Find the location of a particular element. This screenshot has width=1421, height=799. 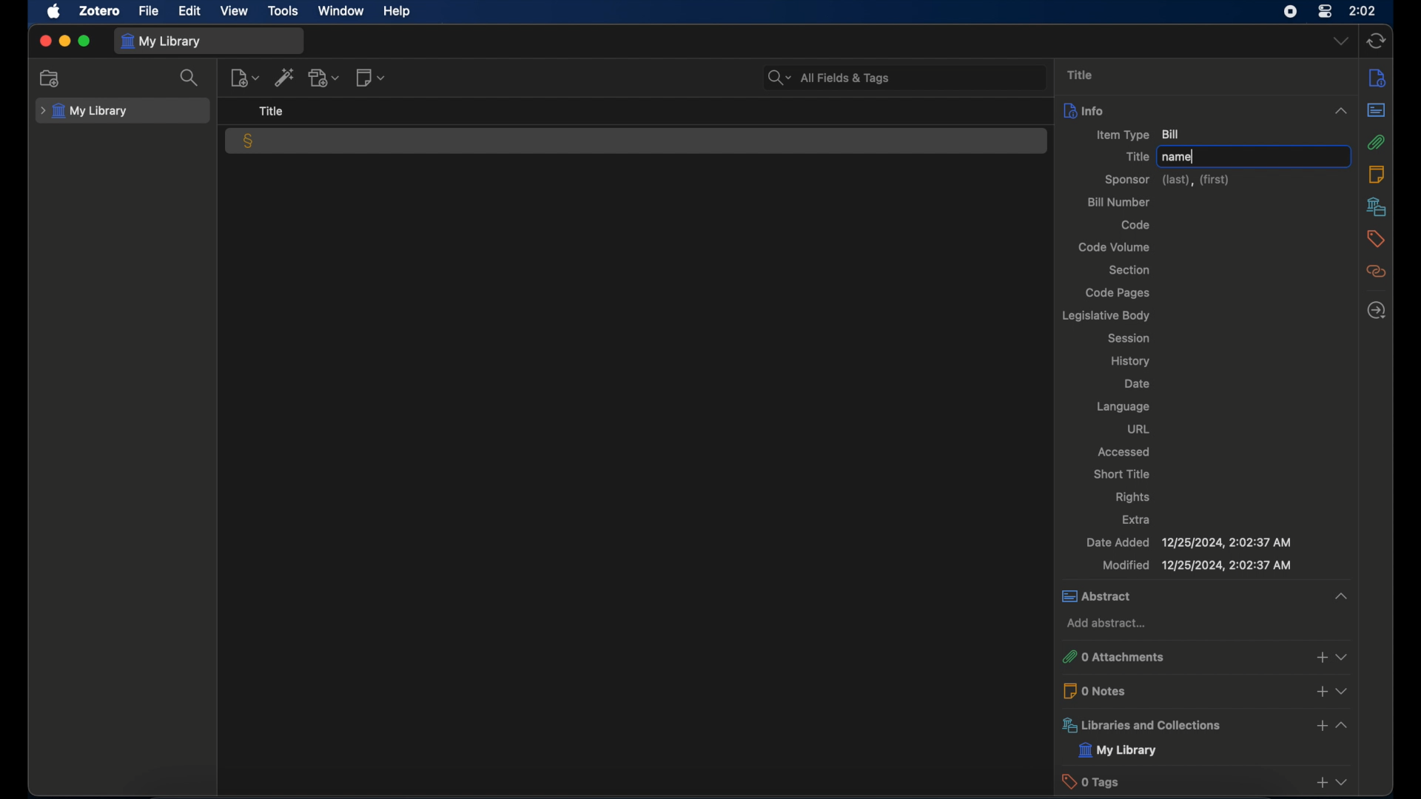

attachments is located at coordinates (1376, 142).